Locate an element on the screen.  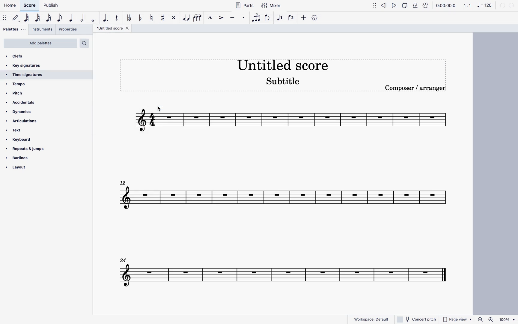
page view is located at coordinates (456, 319).